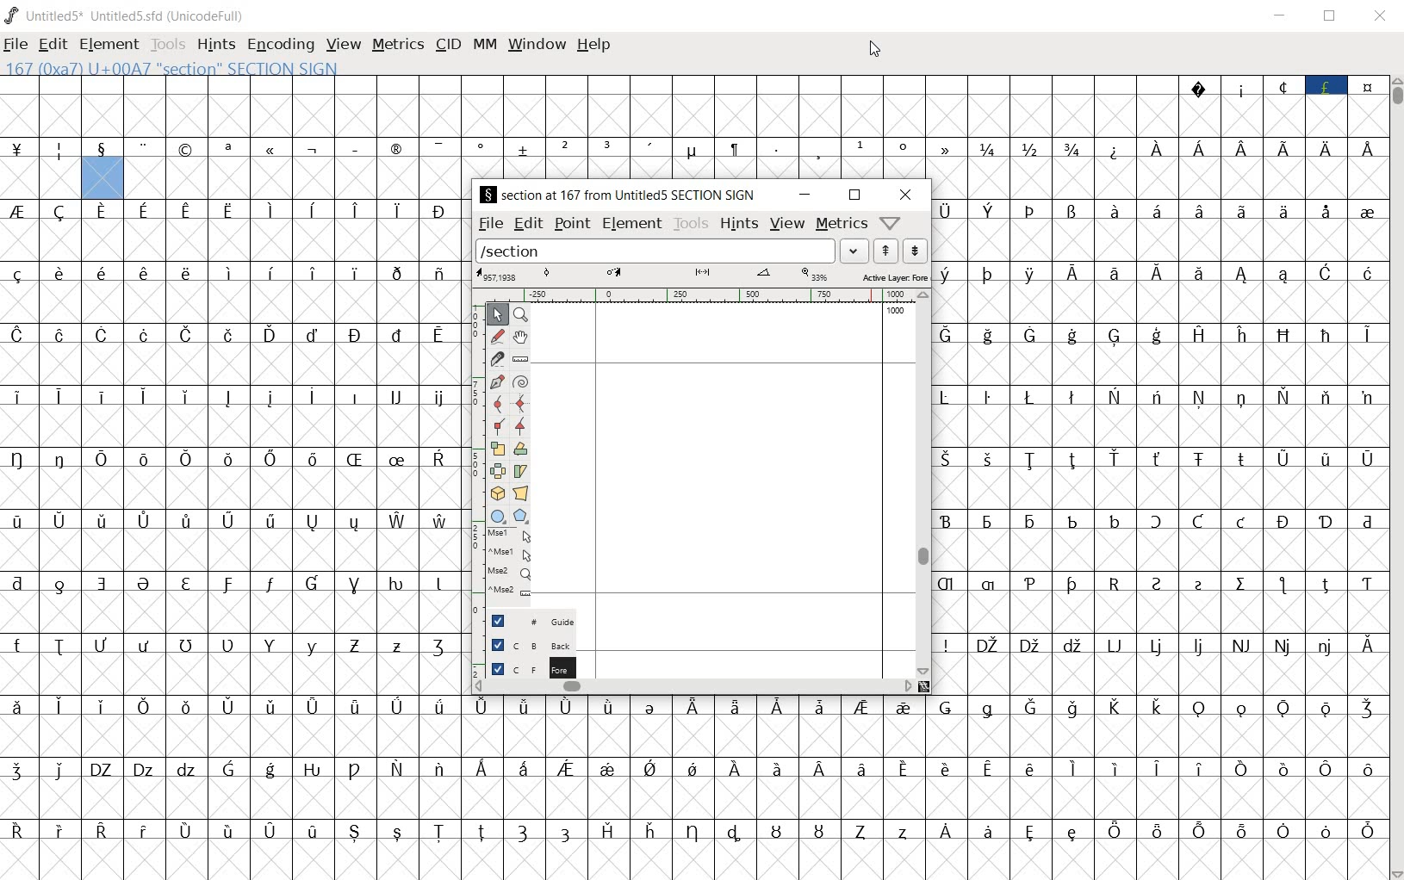  What do you see at coordinates (234, 427) in the screenshot?
I see `empty cells` at bounding box center [234, 427].